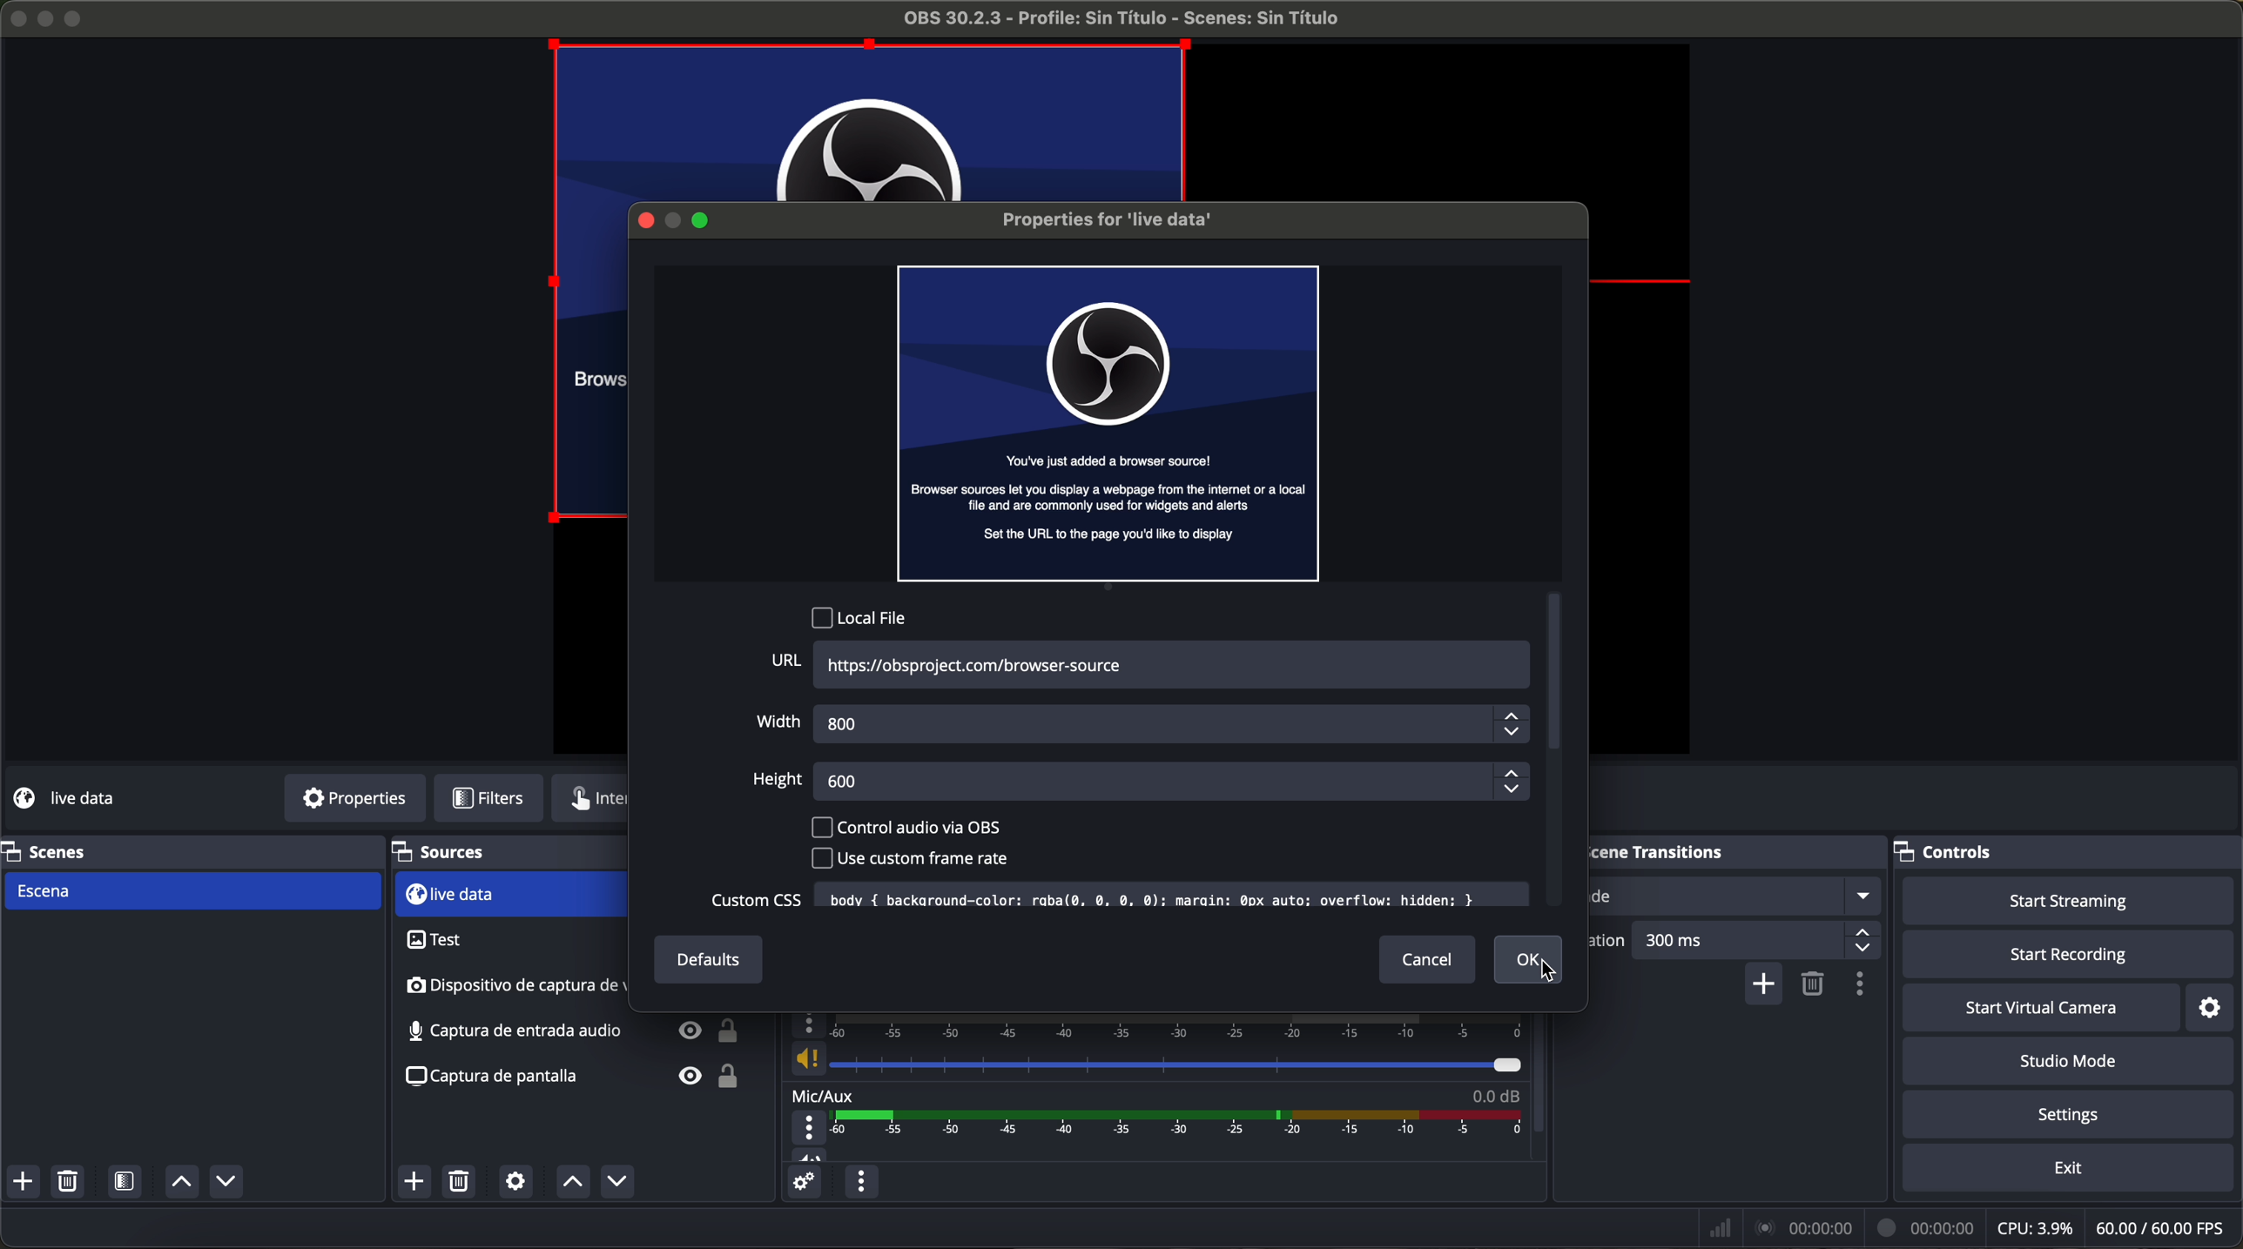 The image size is (2243, 1249). What do you see at coordinates (1103, 20) in the screenshot?
I see `profile OBS` at bounding box center [1103, 20].